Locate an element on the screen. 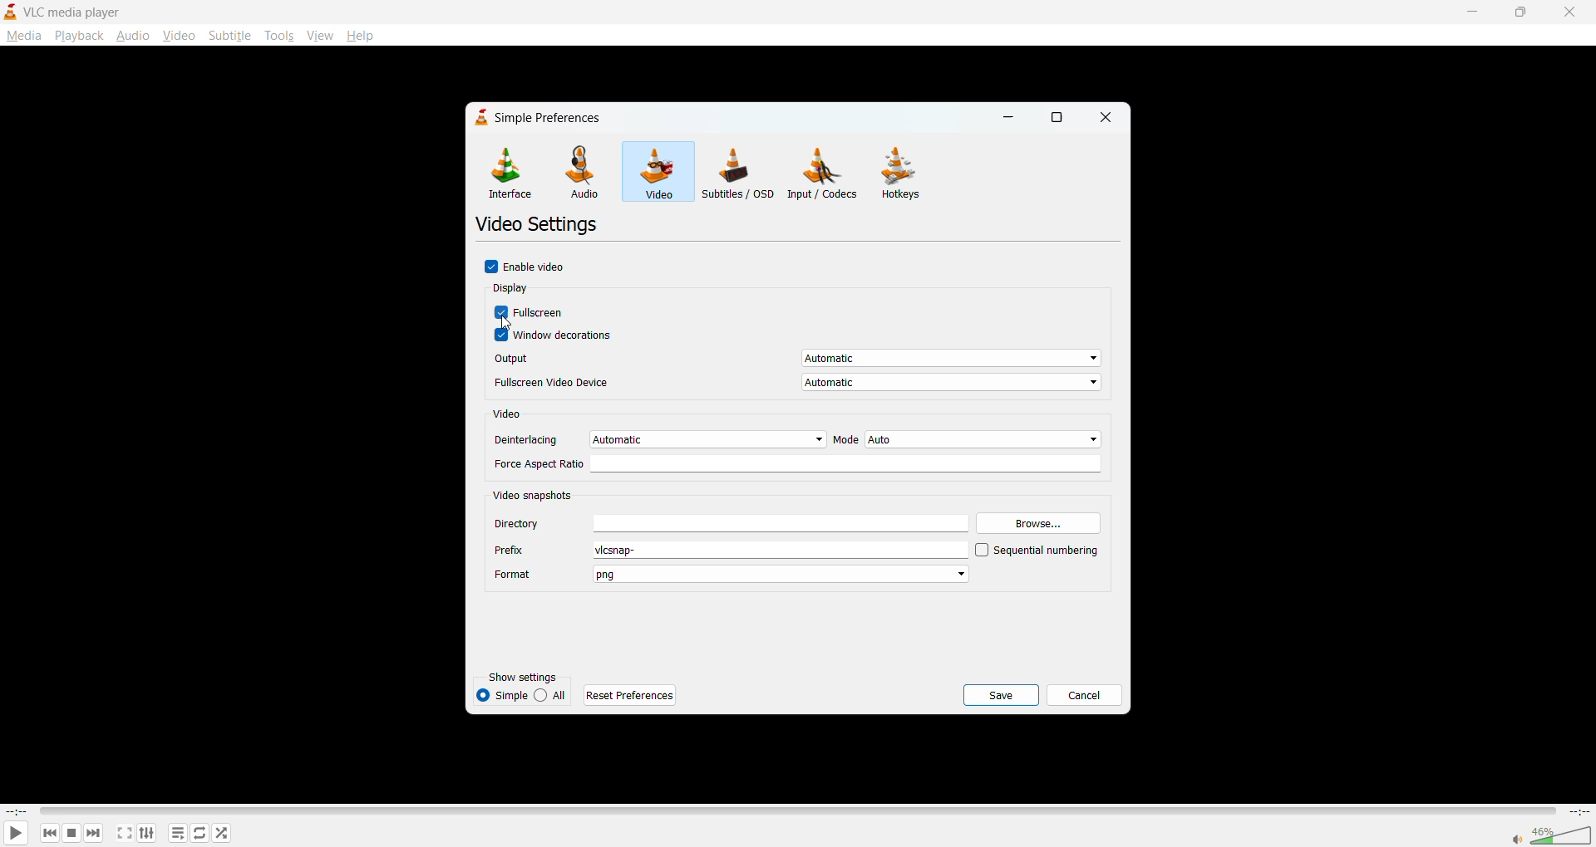  show settings is located at coordinates (530, 678).